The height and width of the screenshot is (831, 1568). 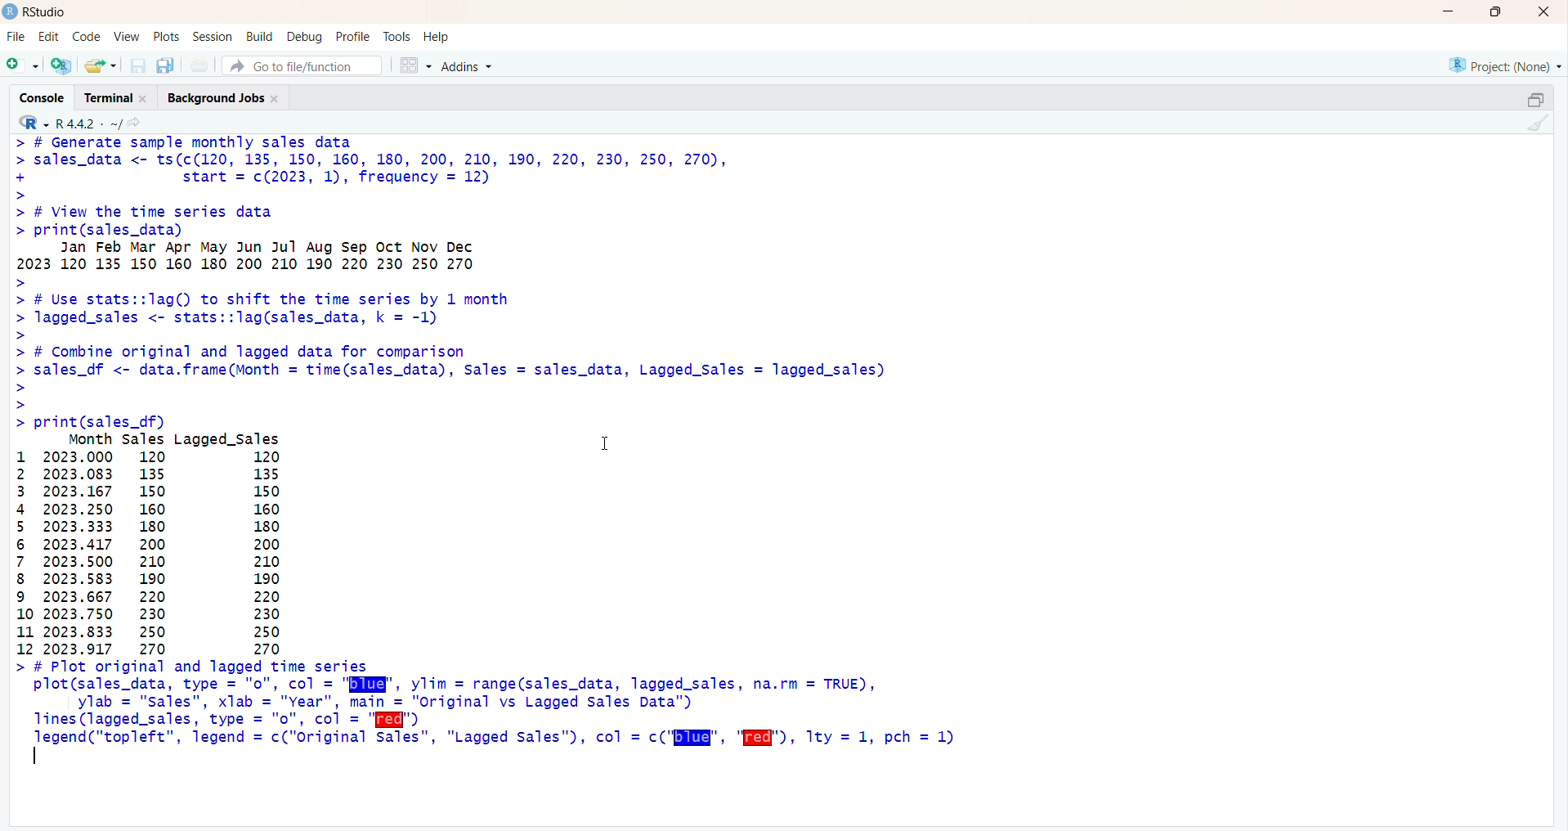 What do you see at coordinates (63, 65) in the screenshot?
I see `create a new project` at bounding box center [63, 65].